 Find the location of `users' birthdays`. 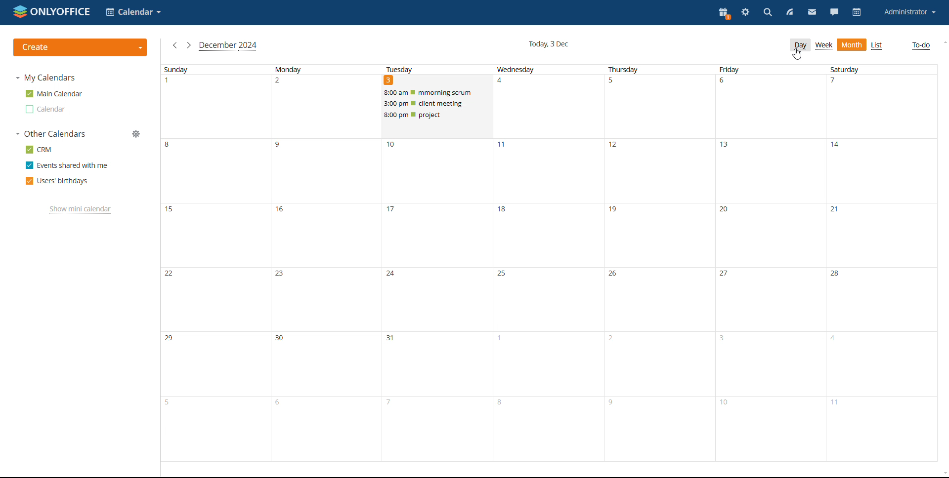

users' birthdays is located at coordinates (56, 181).